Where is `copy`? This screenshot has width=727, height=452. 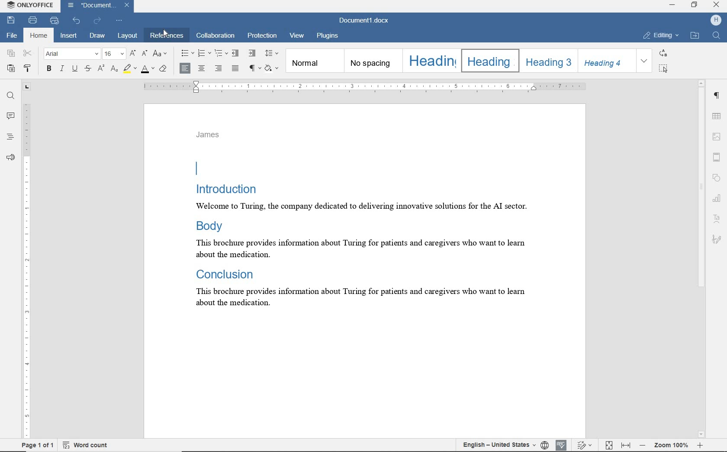 copy is located at coordinates (10, 54).